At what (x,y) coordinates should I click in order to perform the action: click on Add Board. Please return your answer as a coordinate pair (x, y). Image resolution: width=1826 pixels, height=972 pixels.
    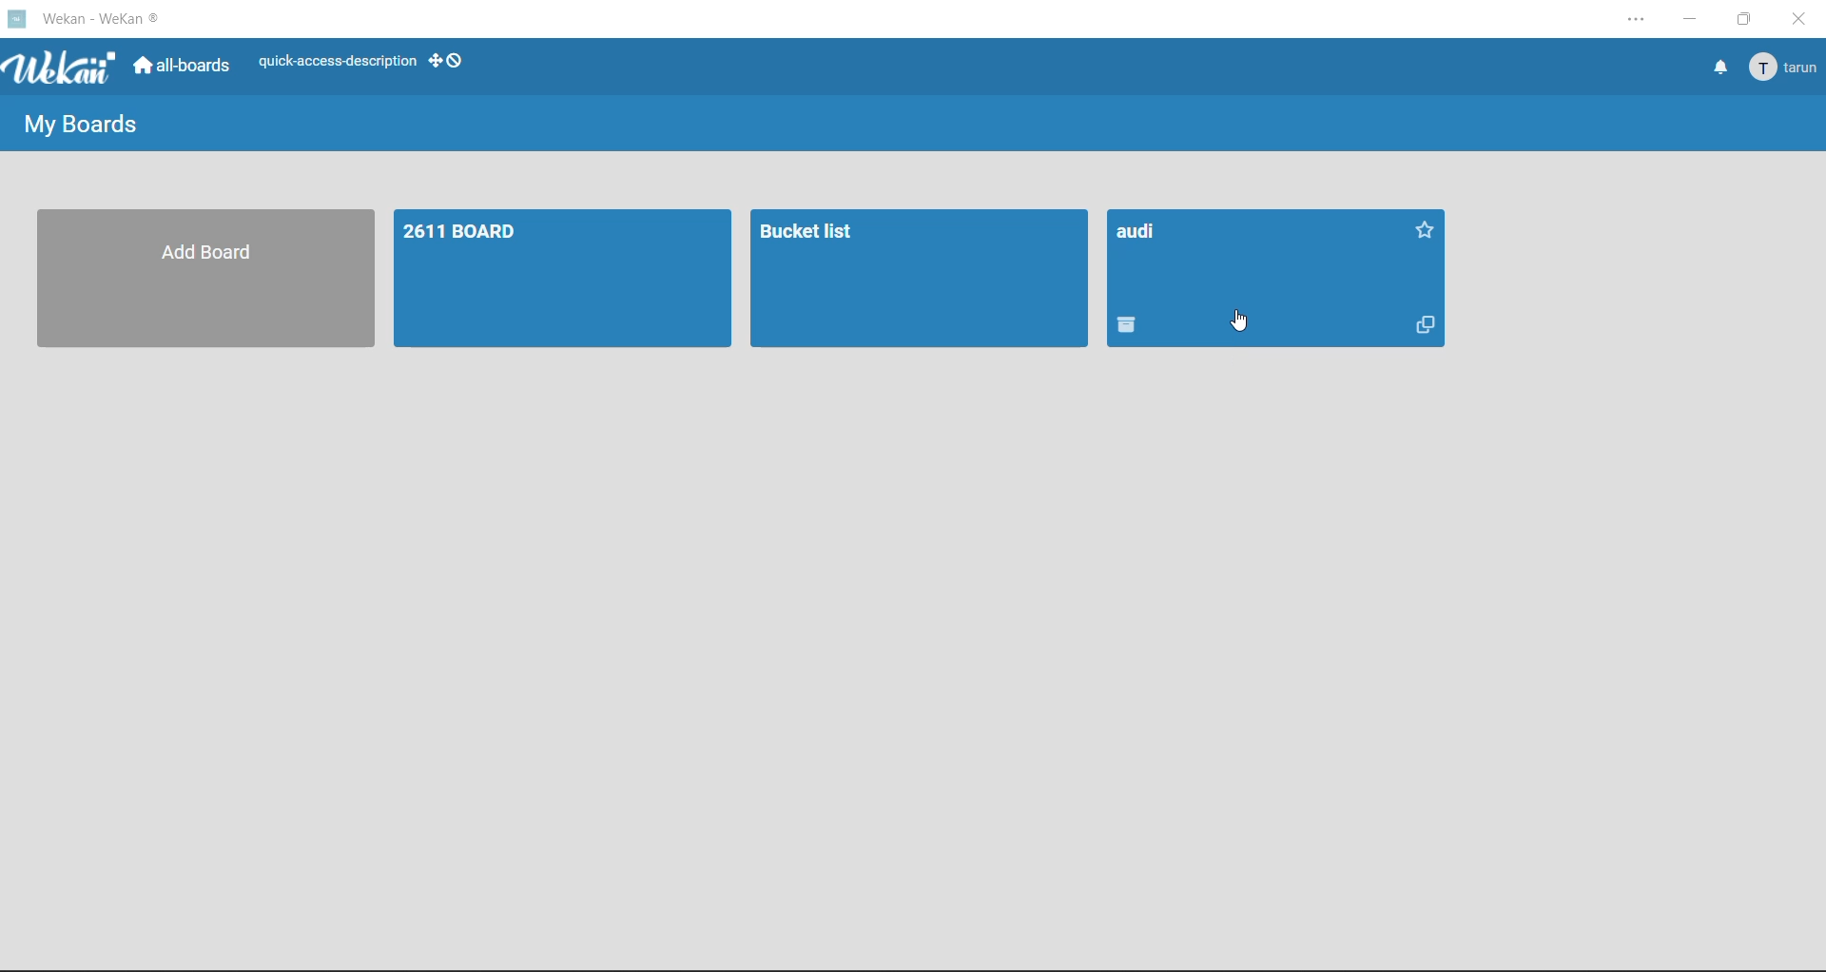
    Looking at the image, I should click on (209, 277).